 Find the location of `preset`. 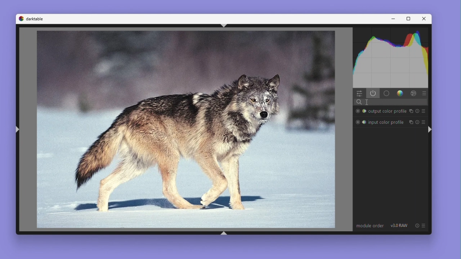

preset is located at coordinates (424, 226).